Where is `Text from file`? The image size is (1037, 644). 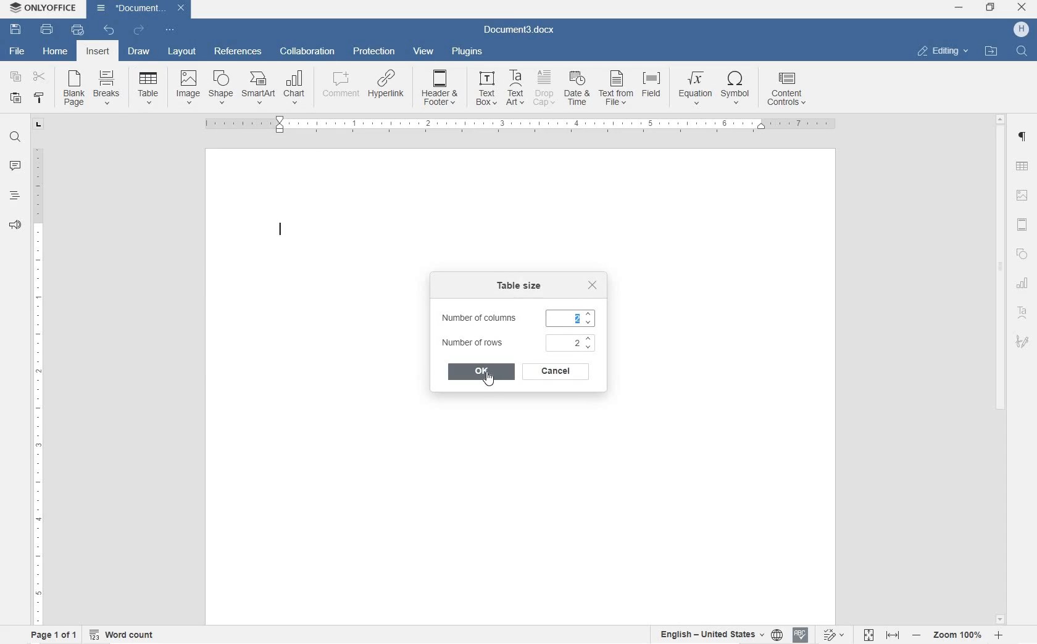
Text from file is located at coordinates (617, 89).